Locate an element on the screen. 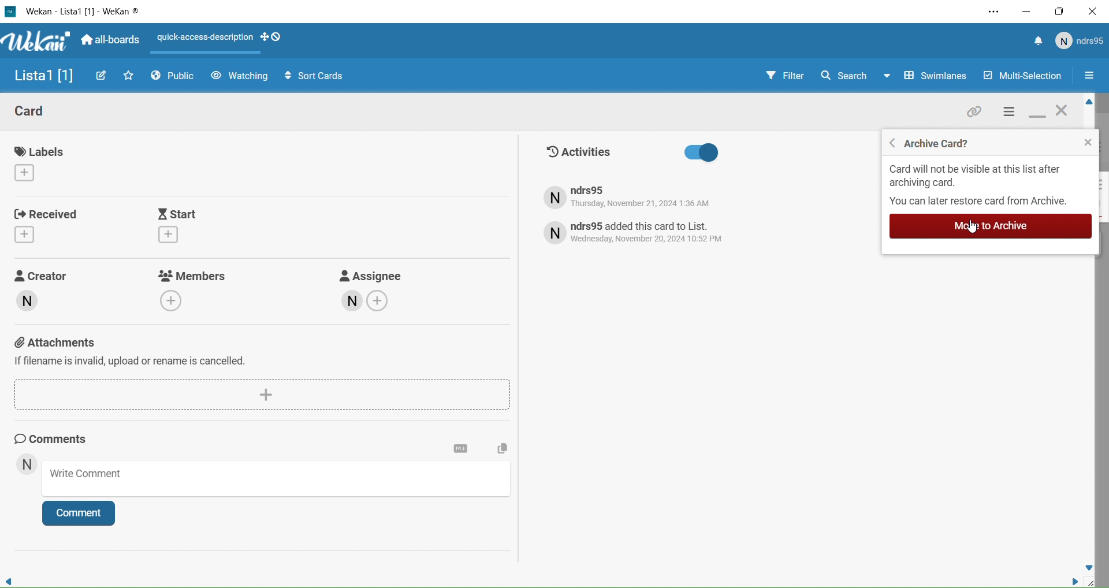  User is located at coordinates (28, 464).